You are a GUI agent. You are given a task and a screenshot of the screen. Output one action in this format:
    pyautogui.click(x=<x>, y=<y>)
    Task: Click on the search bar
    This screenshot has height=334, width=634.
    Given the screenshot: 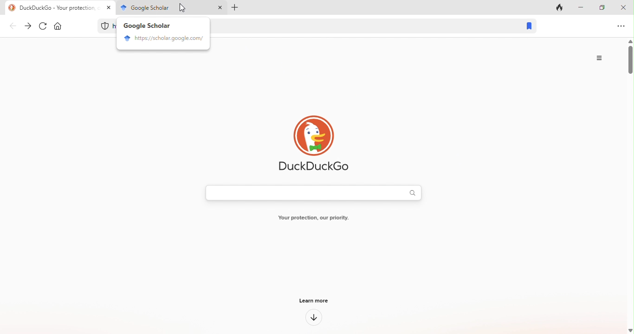 What is the action you would take?
    pyautogui.click(x=308, y=193)
    